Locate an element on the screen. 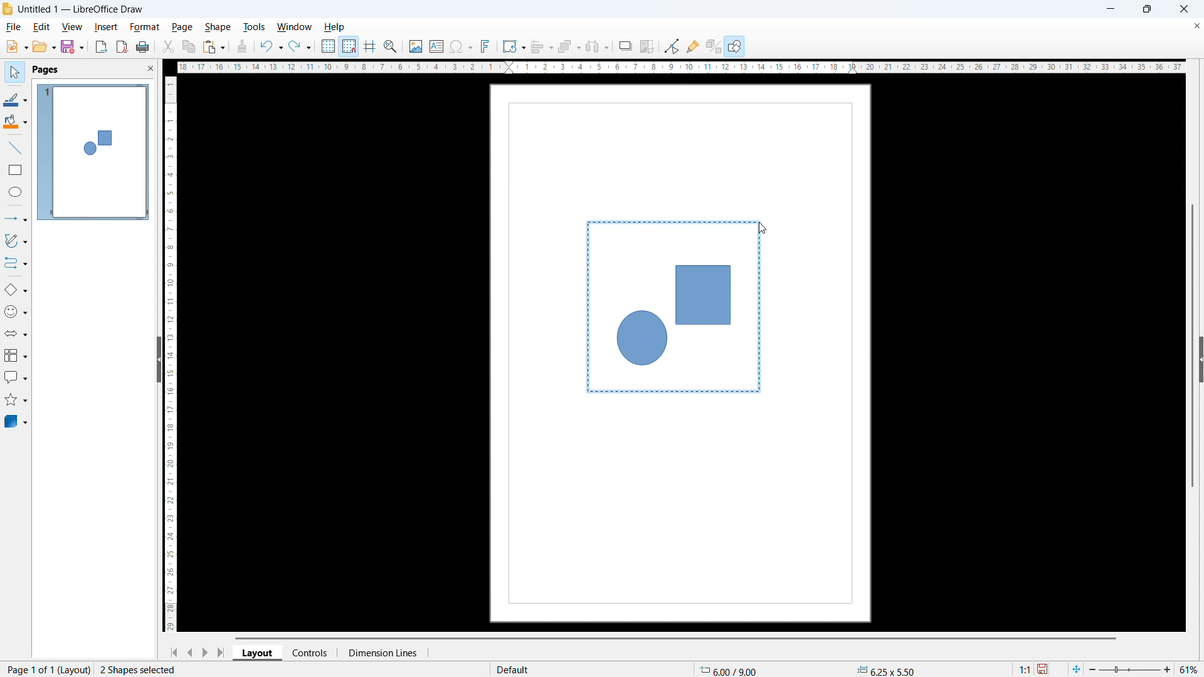 The height and width of the screenshot is (677, 1204). select is located at coordinates (14, 73).